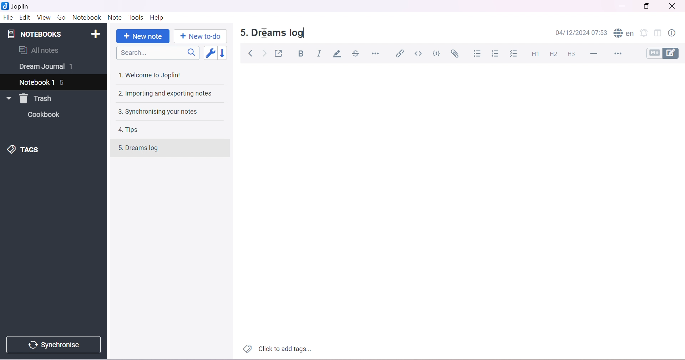 The width and height of the screenshot is (685, 360). I want to click on 4. Tips, so click(131, 130).